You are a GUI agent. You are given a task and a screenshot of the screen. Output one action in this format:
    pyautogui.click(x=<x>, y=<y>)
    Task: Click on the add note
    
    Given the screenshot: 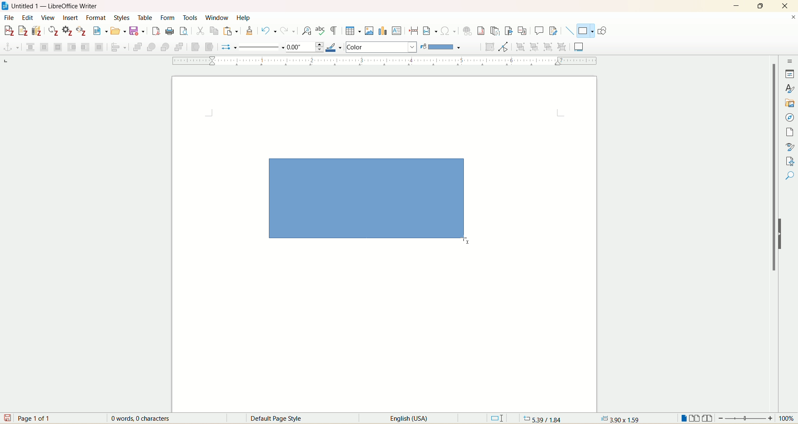 What is the action you would take?
    pyautogui.click(x=23, y=31)
    